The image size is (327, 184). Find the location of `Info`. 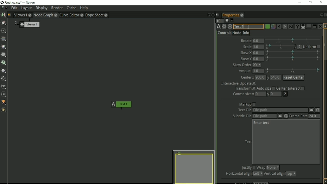

Info is located at coordinates (246, 33).